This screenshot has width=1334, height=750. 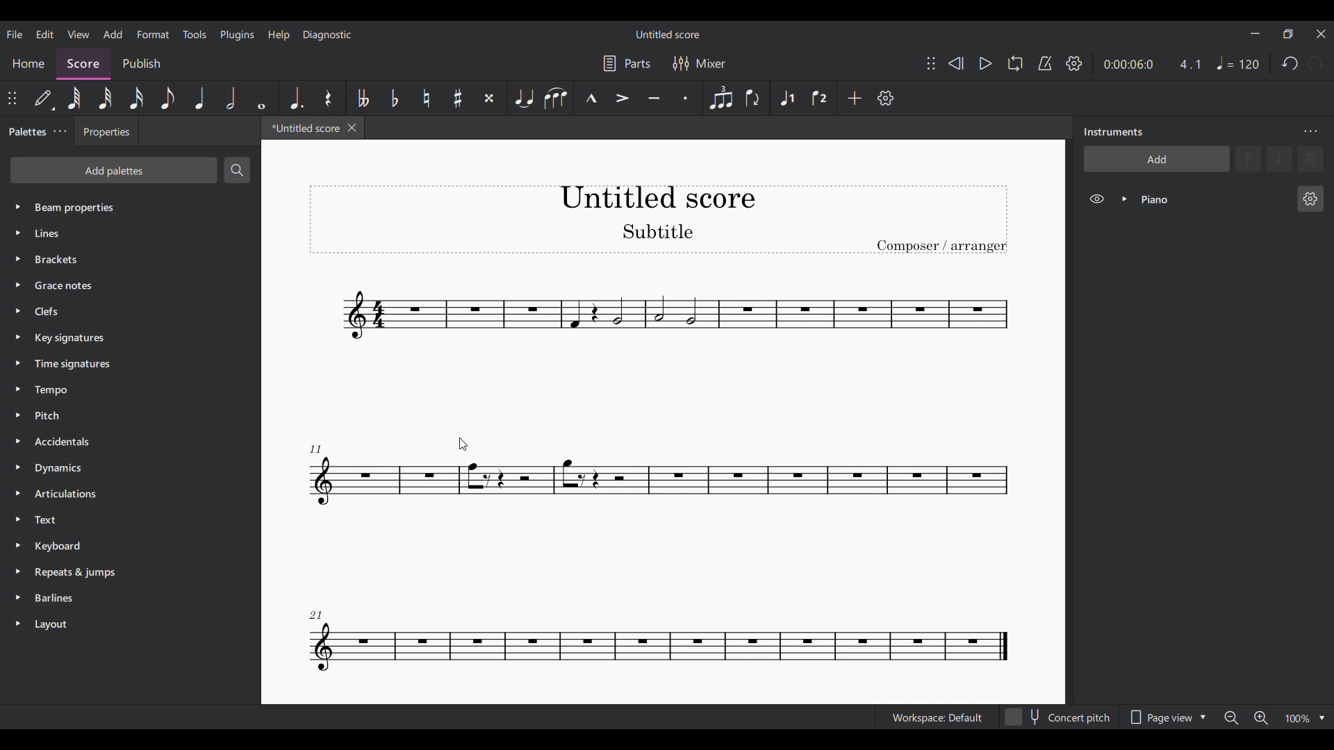 What do you see at coordinates (819, 98) in the screenshot?
I see `Voice 2` at bounding box center [819, 98].